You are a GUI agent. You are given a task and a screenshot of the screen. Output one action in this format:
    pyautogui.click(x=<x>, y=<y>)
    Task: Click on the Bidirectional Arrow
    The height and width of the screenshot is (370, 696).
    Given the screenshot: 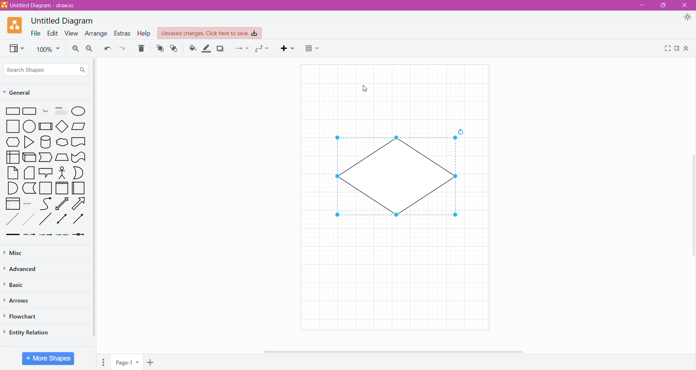 What is the action you would take?
    pyautogui.click(x=62, y=203)
    